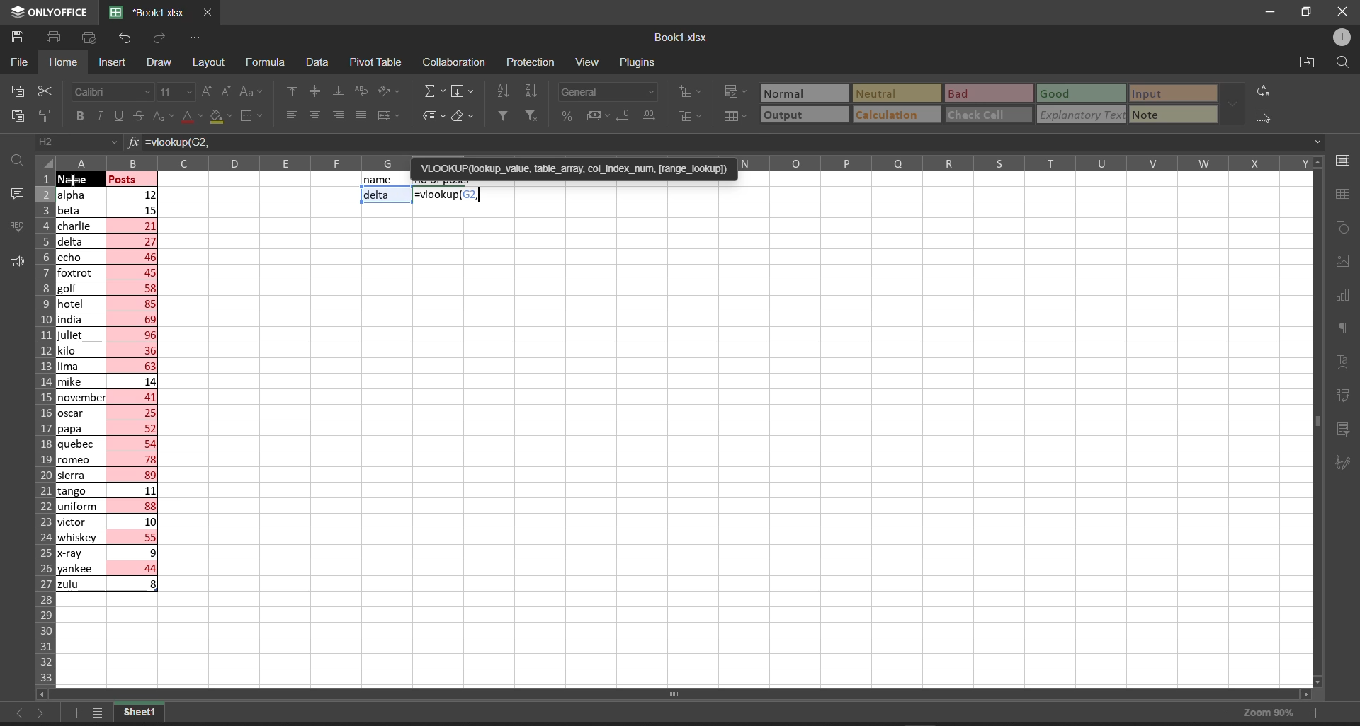  Describe the element at coordinates (572, 175) in the screenshot. I see `'VLOOKUP(lookup_value, table_array, col_index_num, [range_lookup])=` at that location.